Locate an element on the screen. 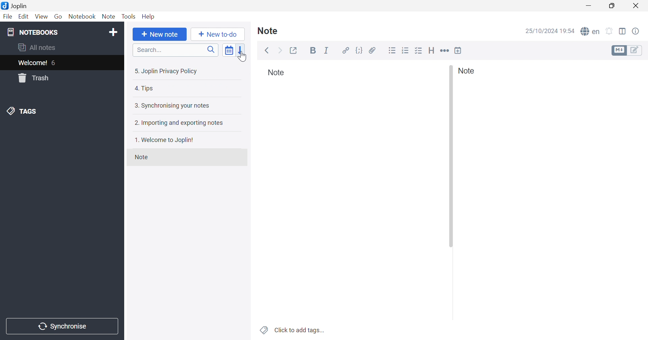 Image resolution: width=648 pixels, height=340 pixels. Welcome! is located at coordinates (33, 63).